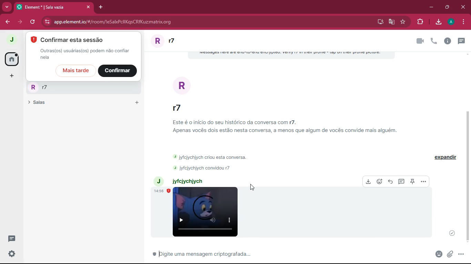  I want to click on info, so click(421, 41).